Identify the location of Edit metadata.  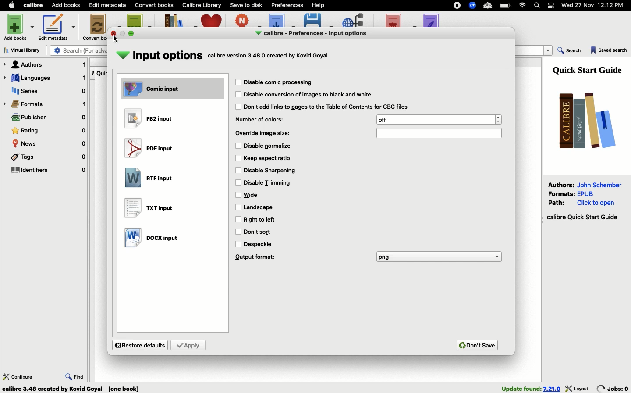
(57, 27).